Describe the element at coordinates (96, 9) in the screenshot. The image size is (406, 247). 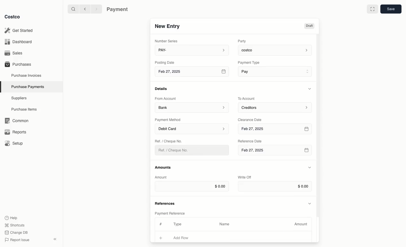
I see `Forward` at that location.